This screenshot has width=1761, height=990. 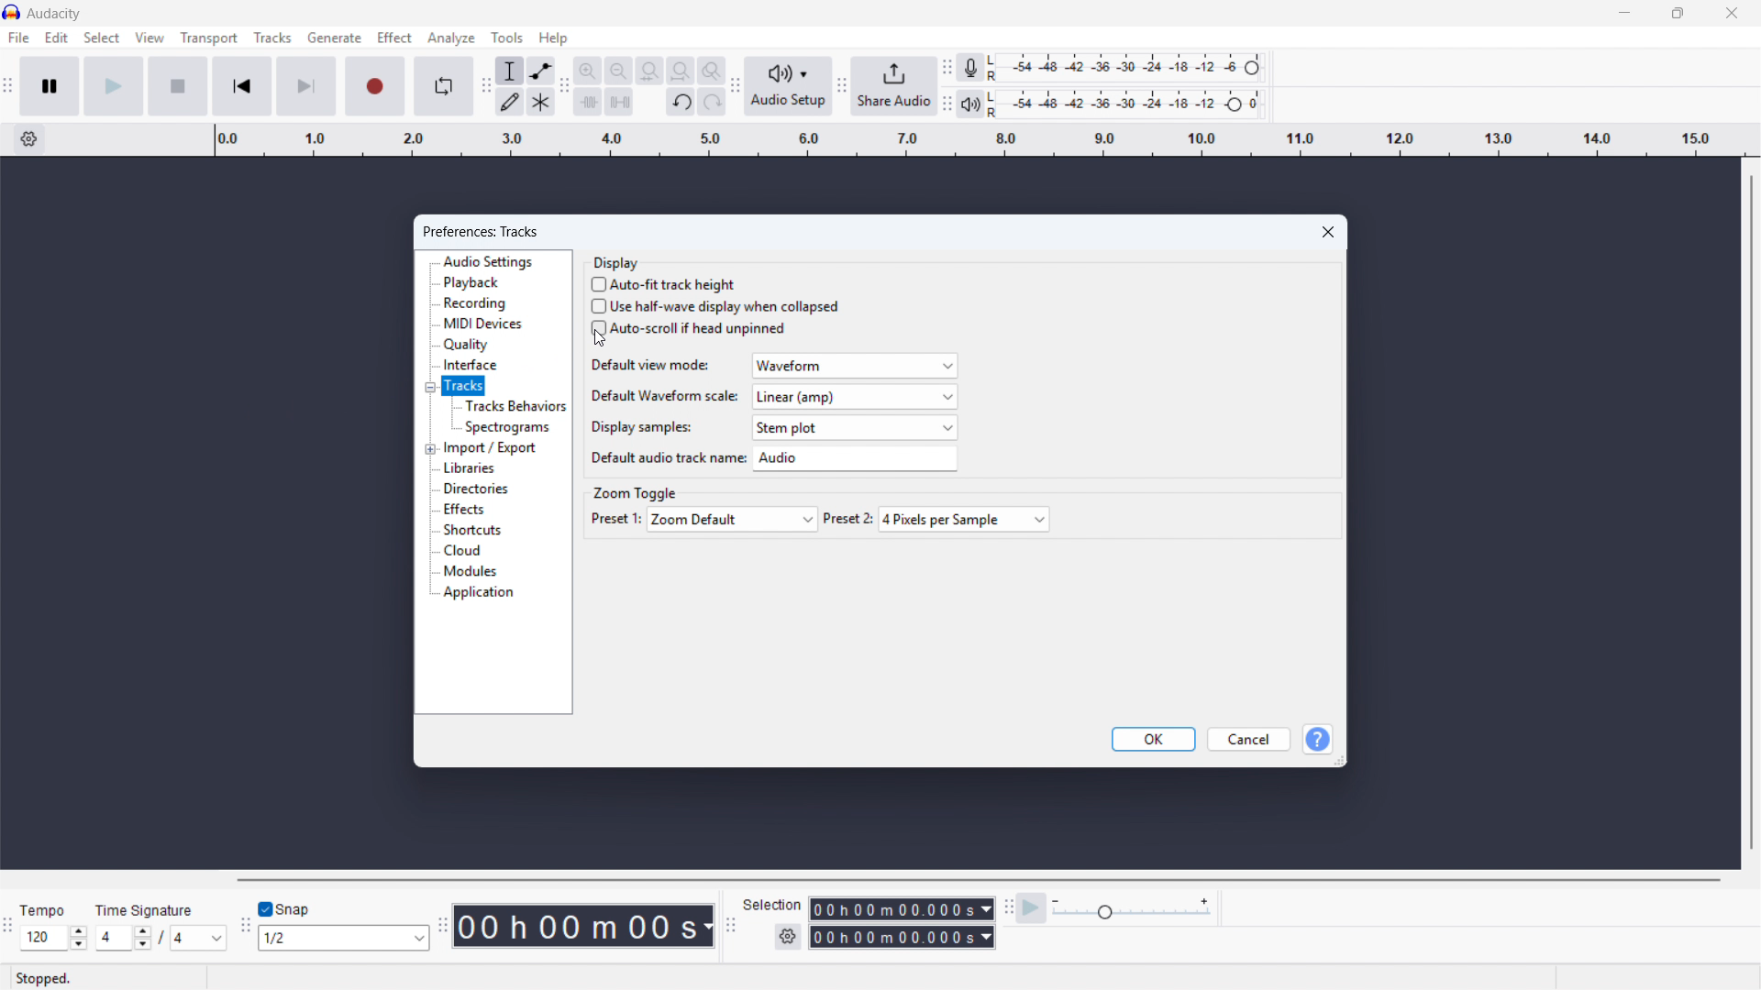 I want to click on edit toolbar, so click(x=565, y=86).